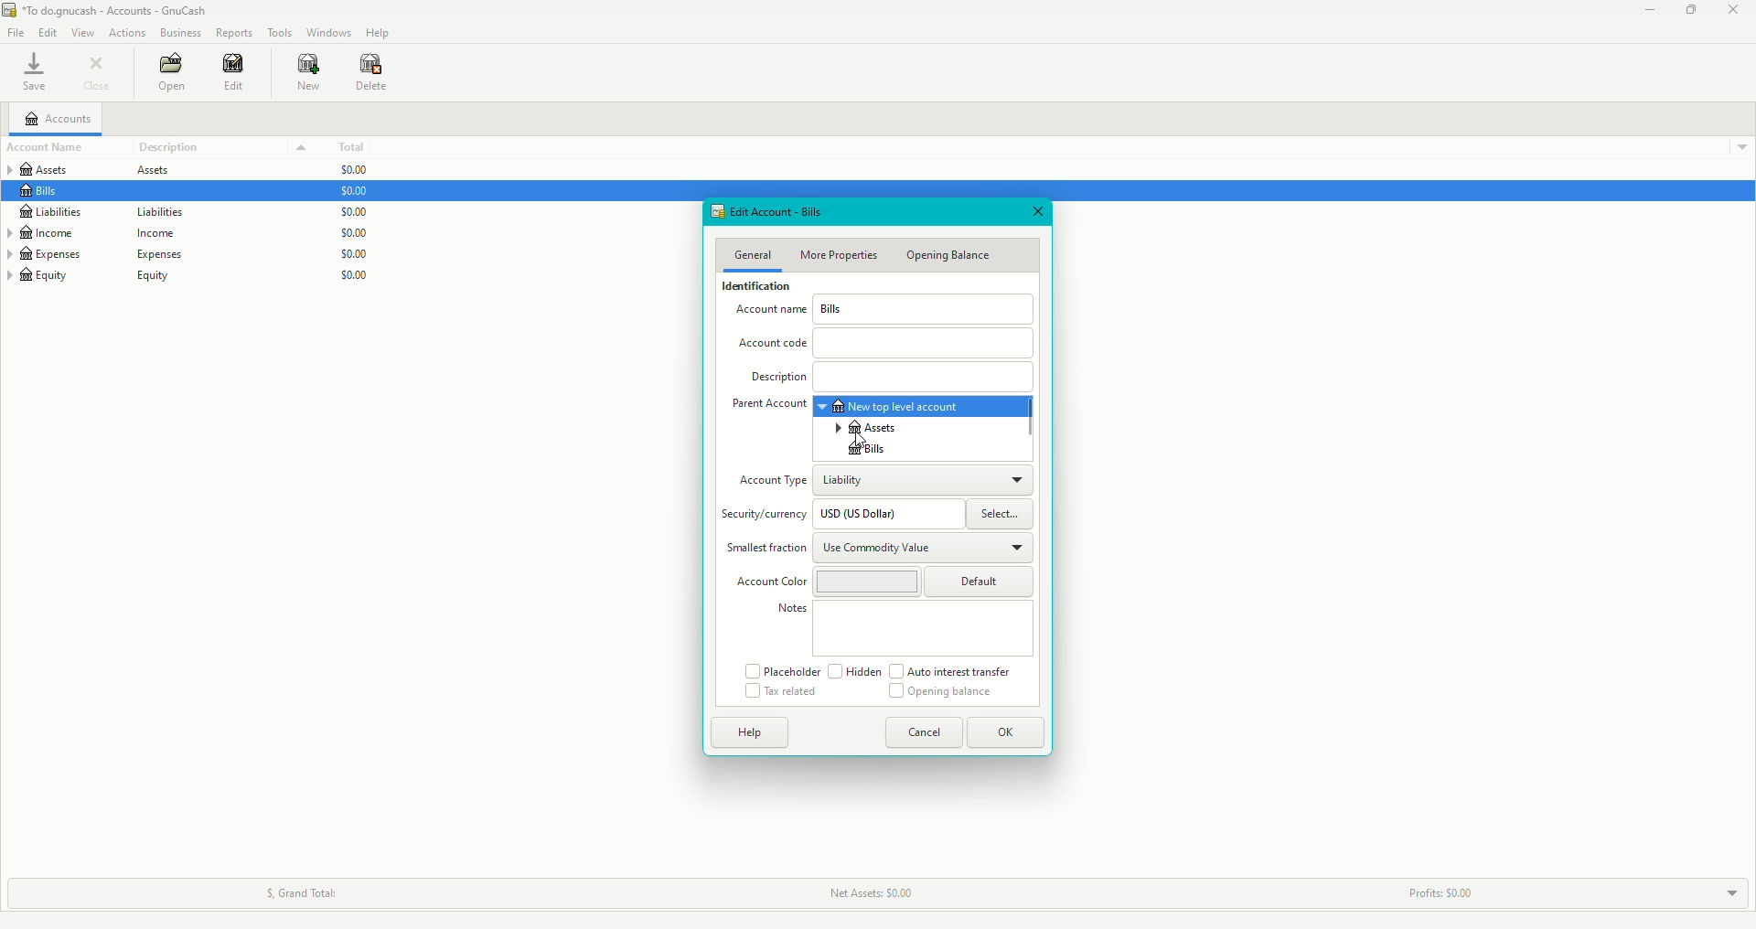 This screenshot has height=929, width=1756. I want to click on $0, so click(362, 230).